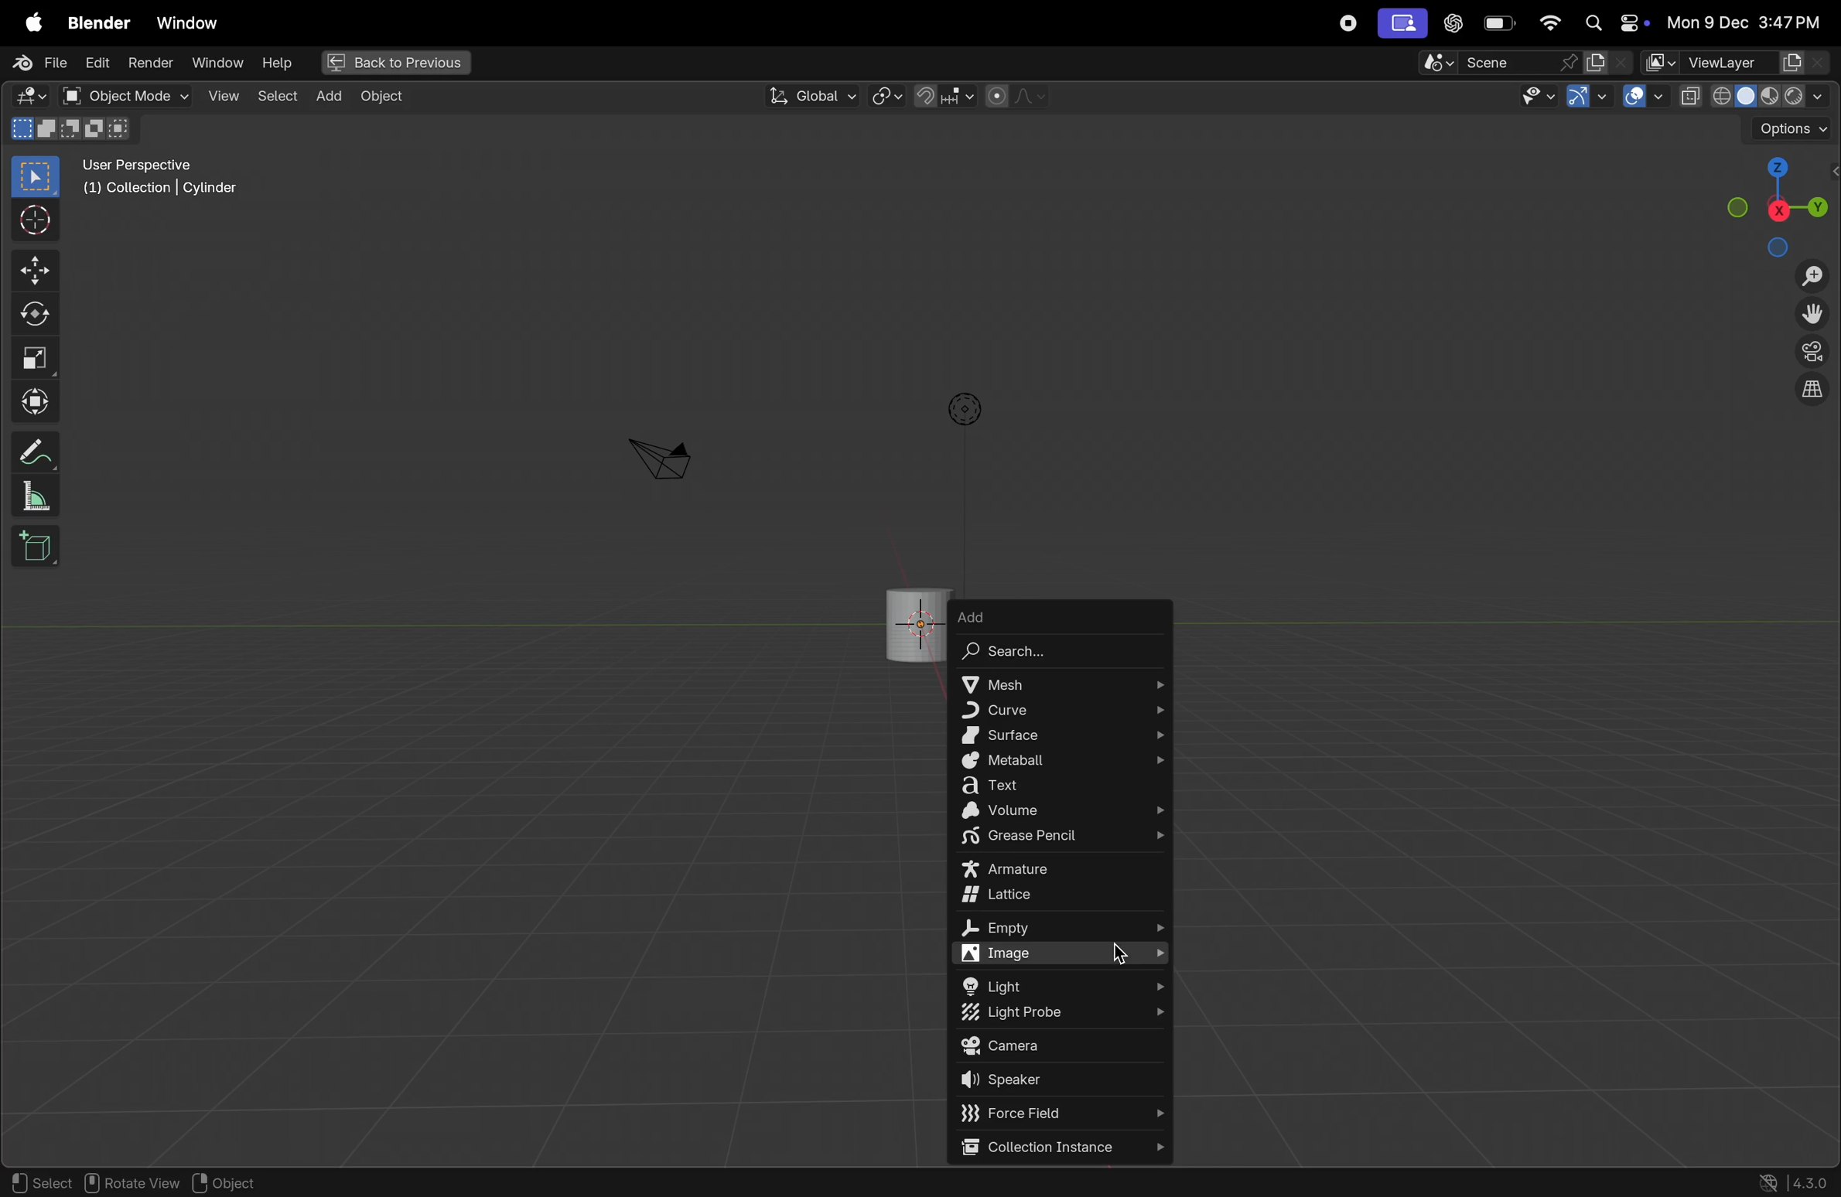 Image resolution: width=1841 pixels, height=1197 pixels. What do you see at coordinates (1122, 957) in the screenshot?
I see `cursor` at bounding box center [1122, 957].